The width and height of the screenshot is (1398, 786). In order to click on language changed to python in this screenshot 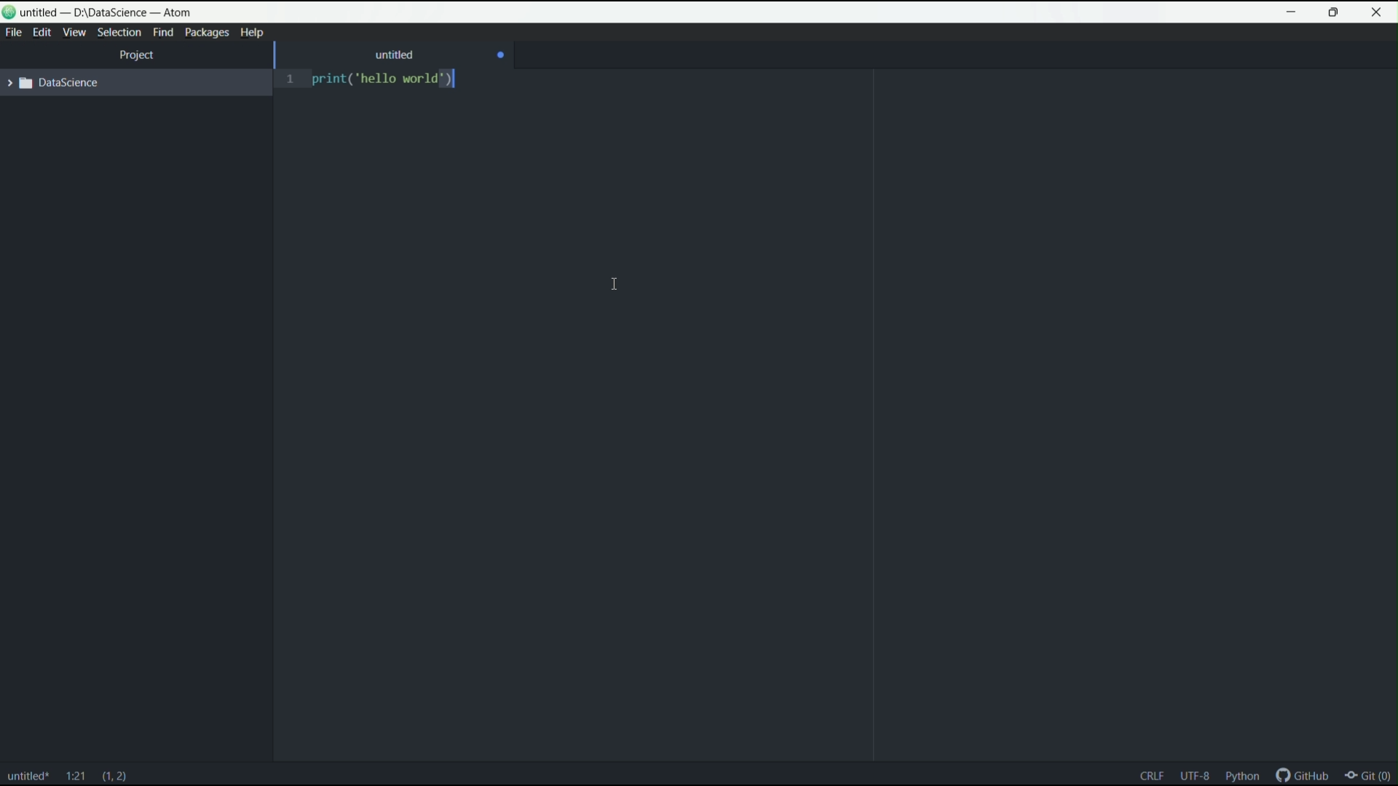, I will do `click(1243, 774)`.